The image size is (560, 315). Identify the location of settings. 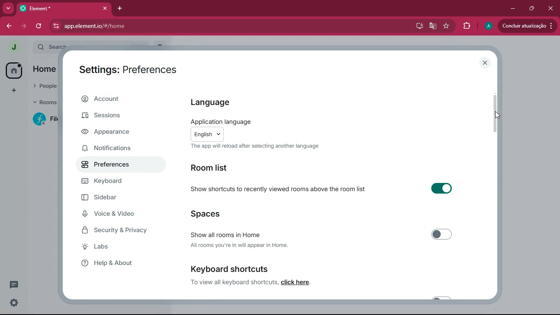
(14, 303).